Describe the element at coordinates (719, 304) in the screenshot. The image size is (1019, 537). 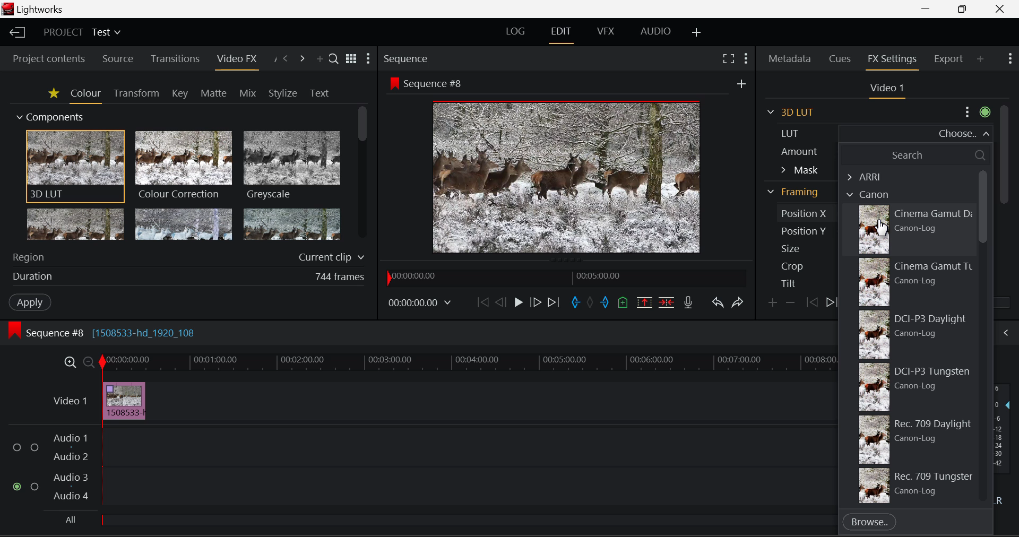
I see `Undo` at that location.